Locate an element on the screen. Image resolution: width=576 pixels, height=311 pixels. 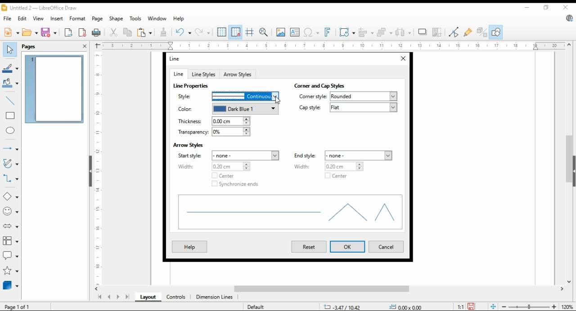
toggle extrusions is located at coordinates (482, 32).